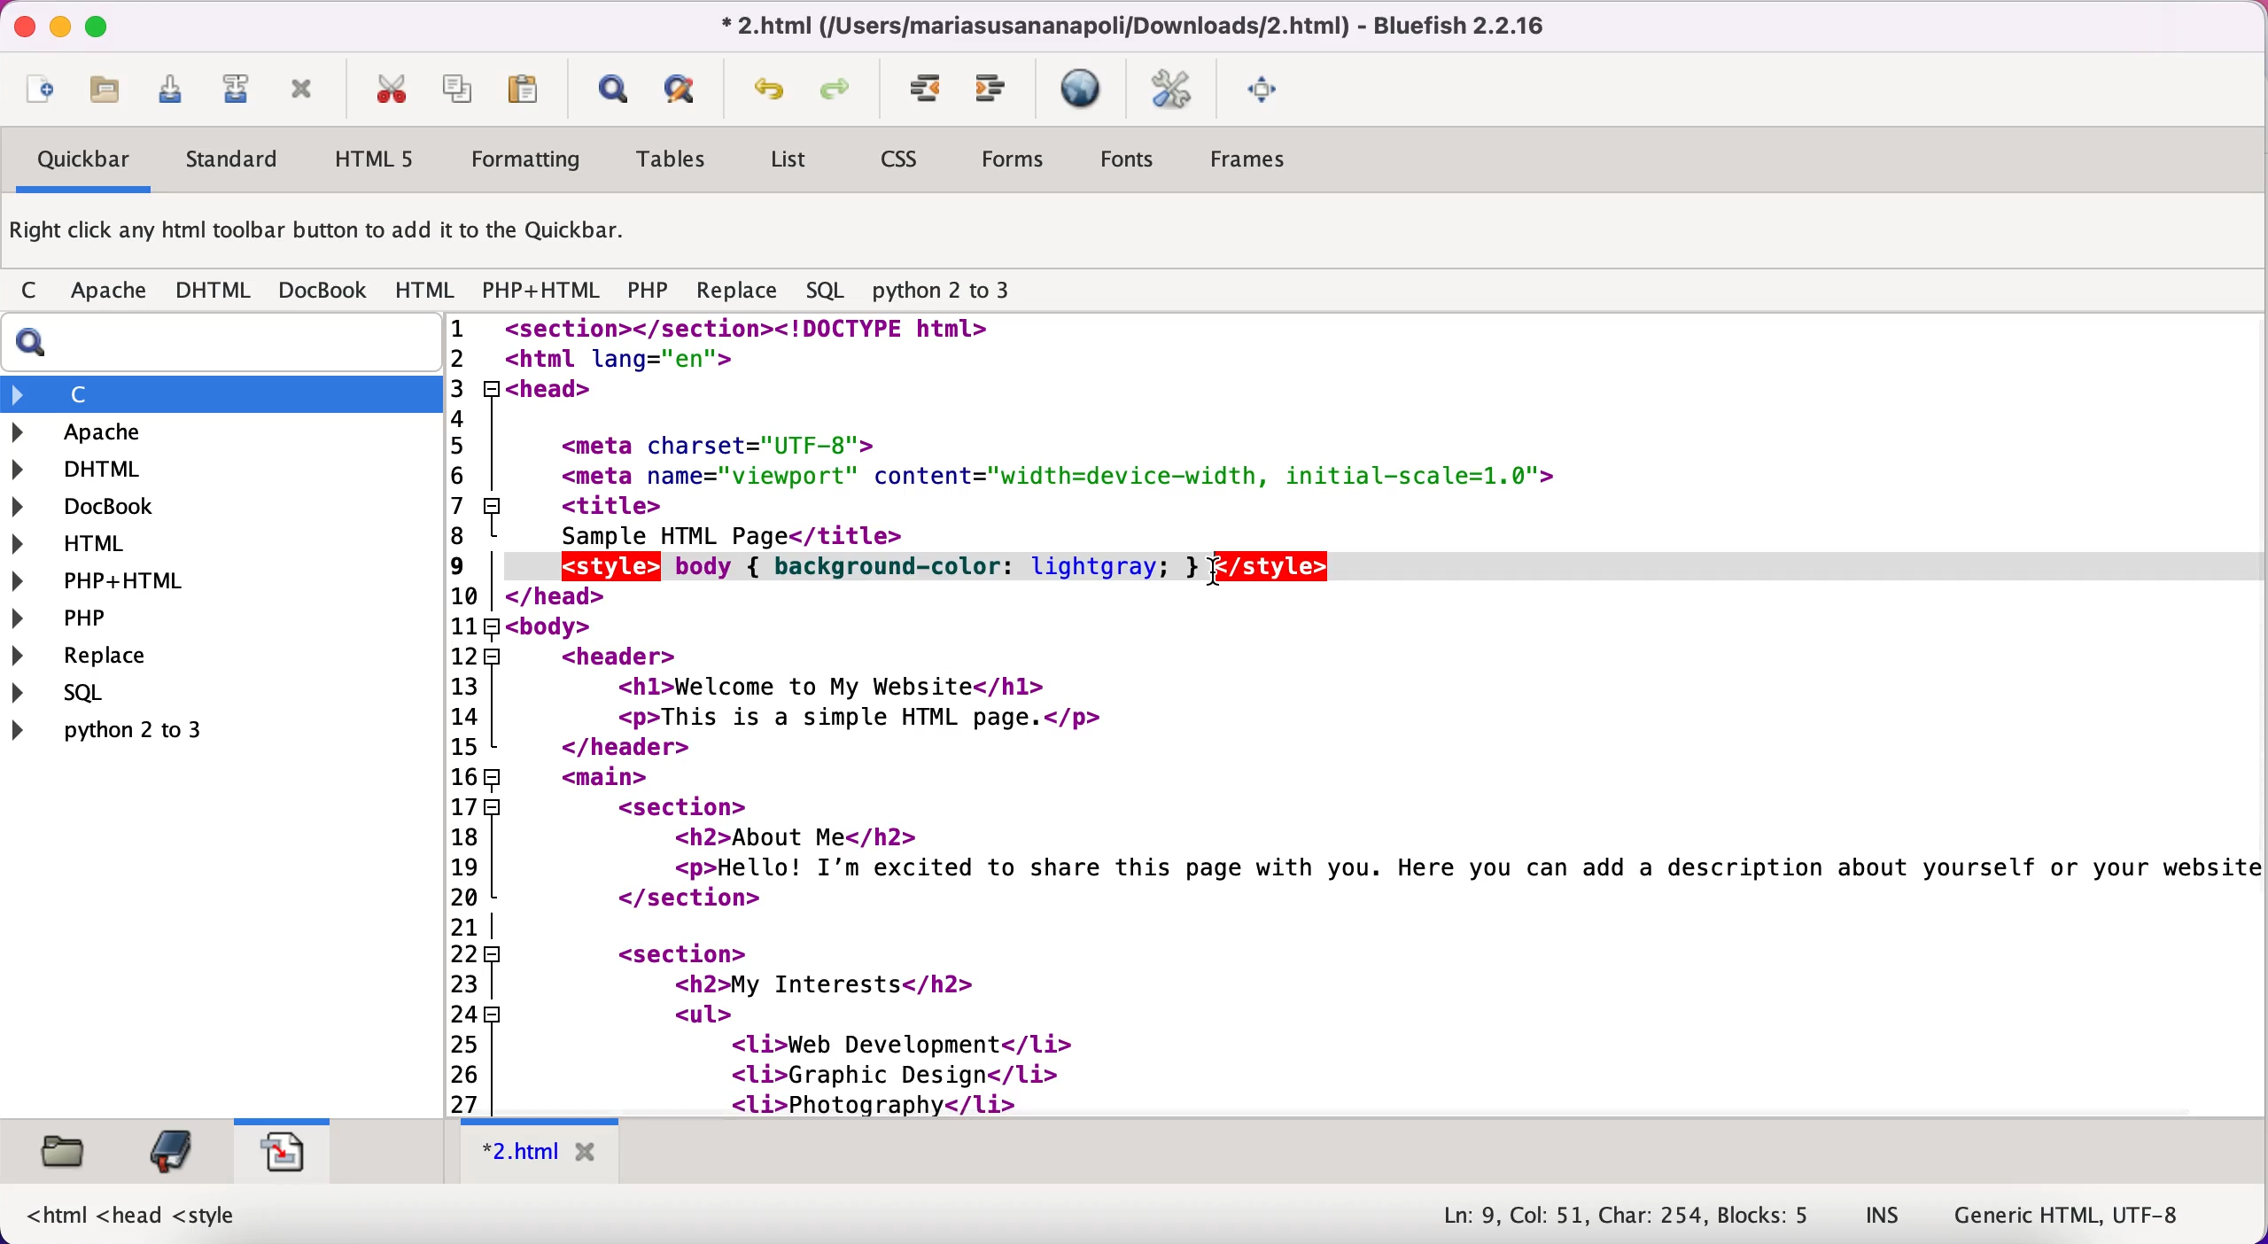 This screenshot has height=1244, width=2268. What do you see at coordinates (282, 1147) in the screenshot?
I see `snippets` at bounding box center [282, 1147].